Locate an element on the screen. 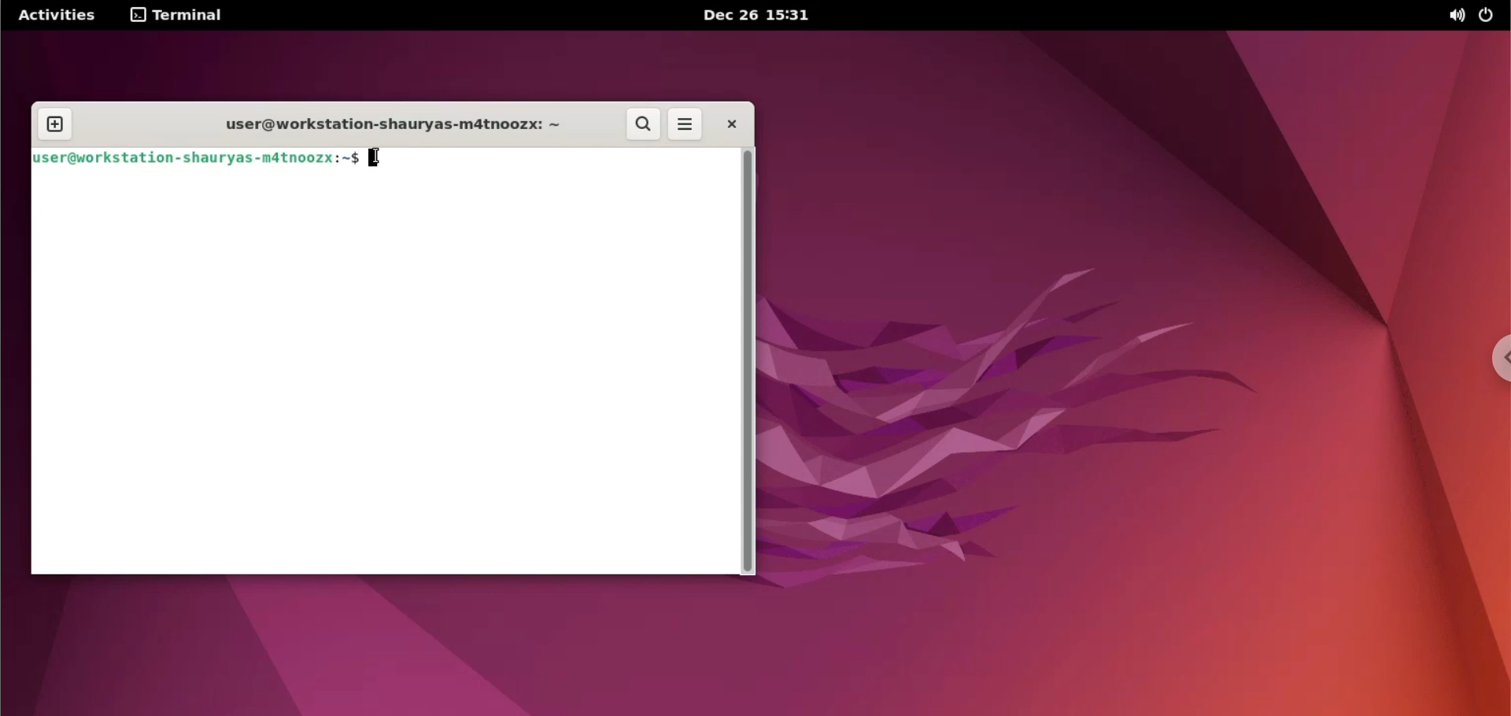  user@workstation-shauryas-mdtnoozx:~ is located at coordinates (376, 125).